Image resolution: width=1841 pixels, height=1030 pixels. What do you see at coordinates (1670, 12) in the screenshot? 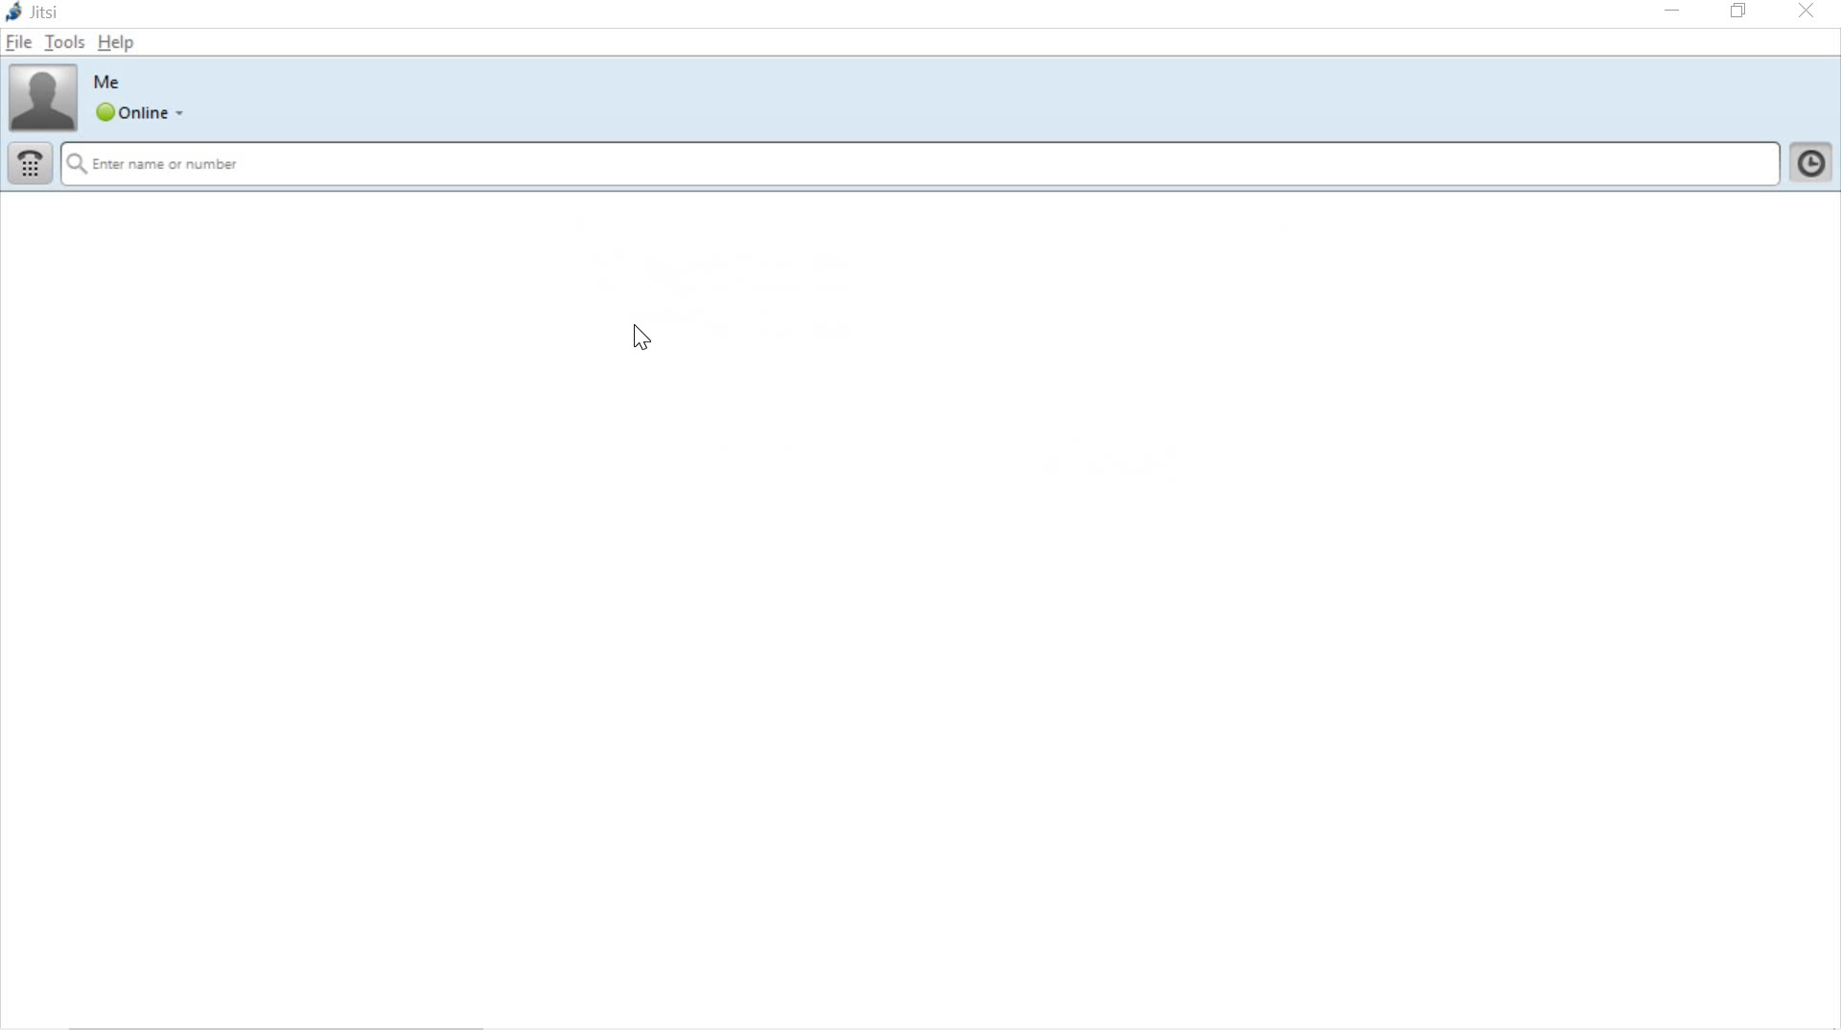
I see `minimize` at bounding box center [1670, 12].